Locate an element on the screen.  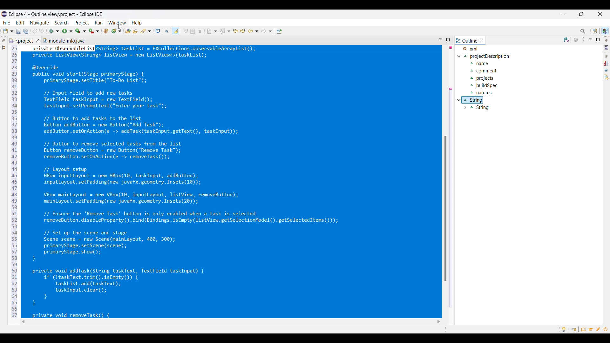
Search options is located at coordinates (146, 31).